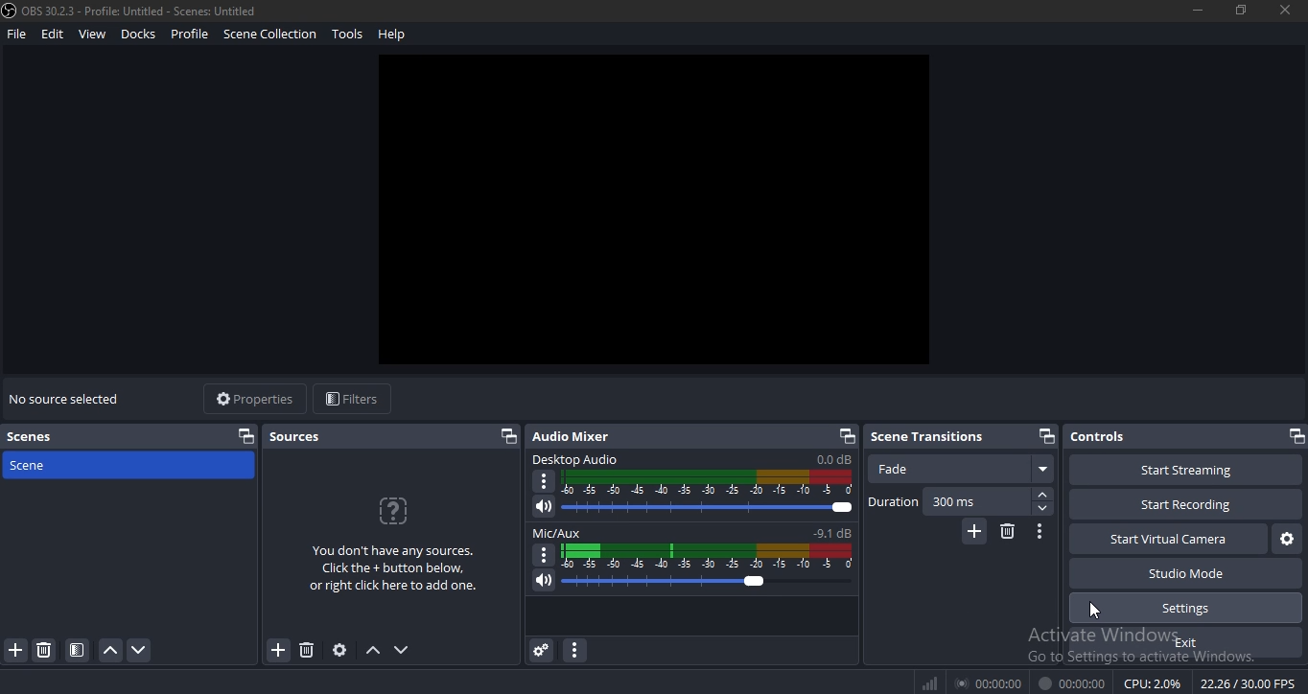  I want to click on sources, so click(300, 435).